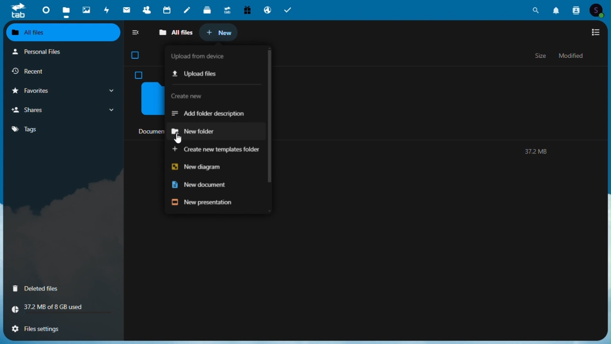  Describe the element at coordinates (194, 96) in the screenshot. I see `Create new` at that location.